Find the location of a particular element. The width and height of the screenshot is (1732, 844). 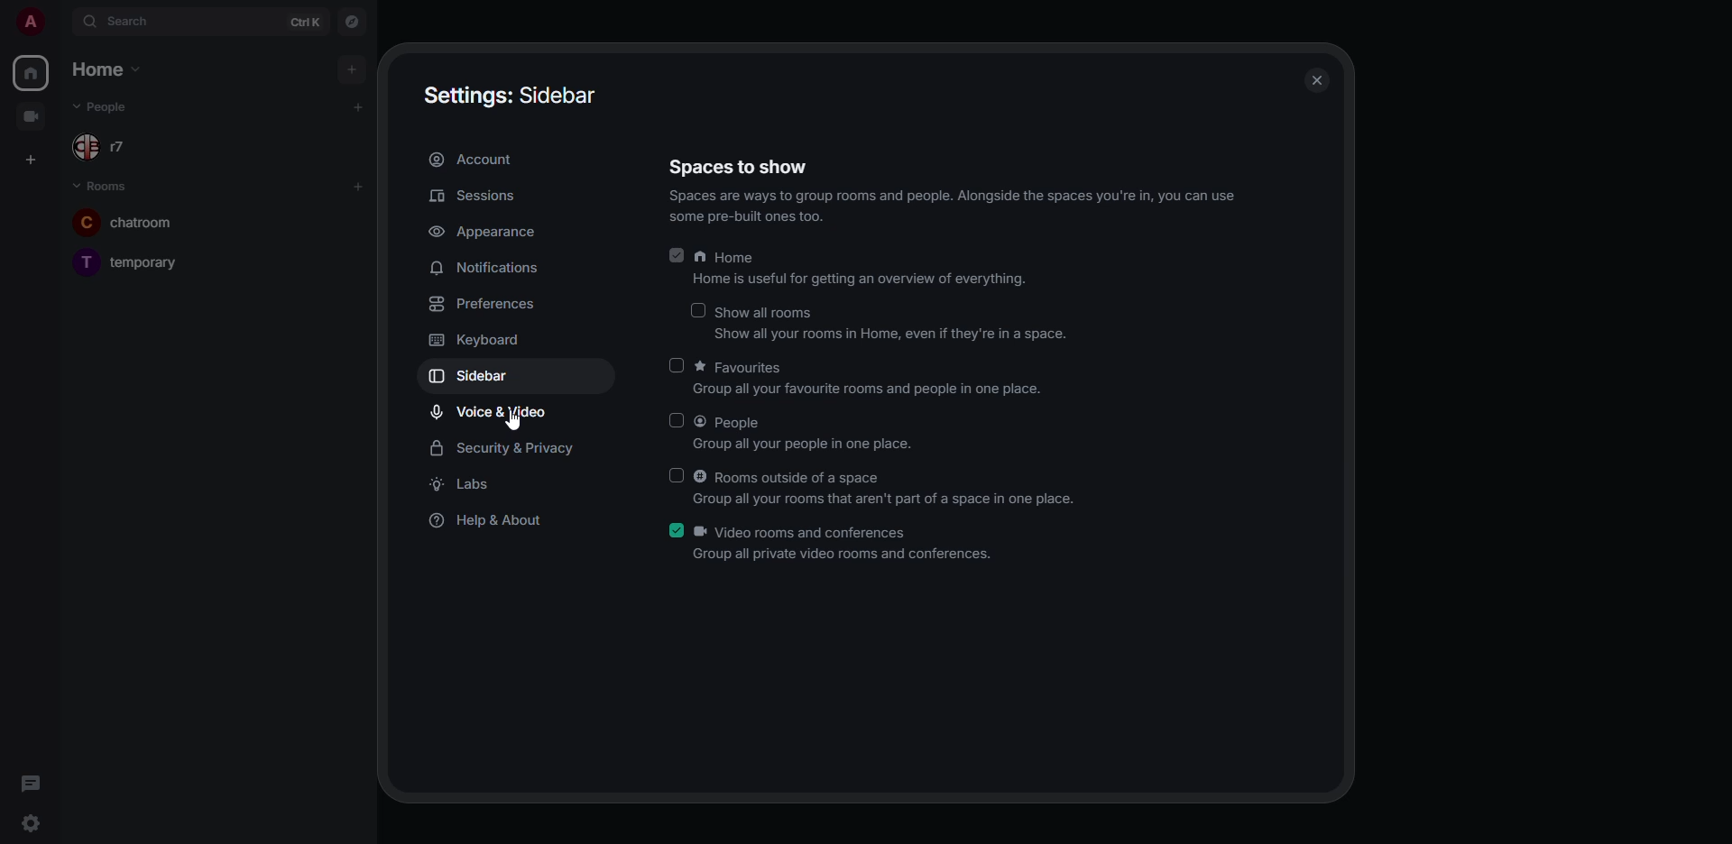

home is located at coordinates (859, 265).